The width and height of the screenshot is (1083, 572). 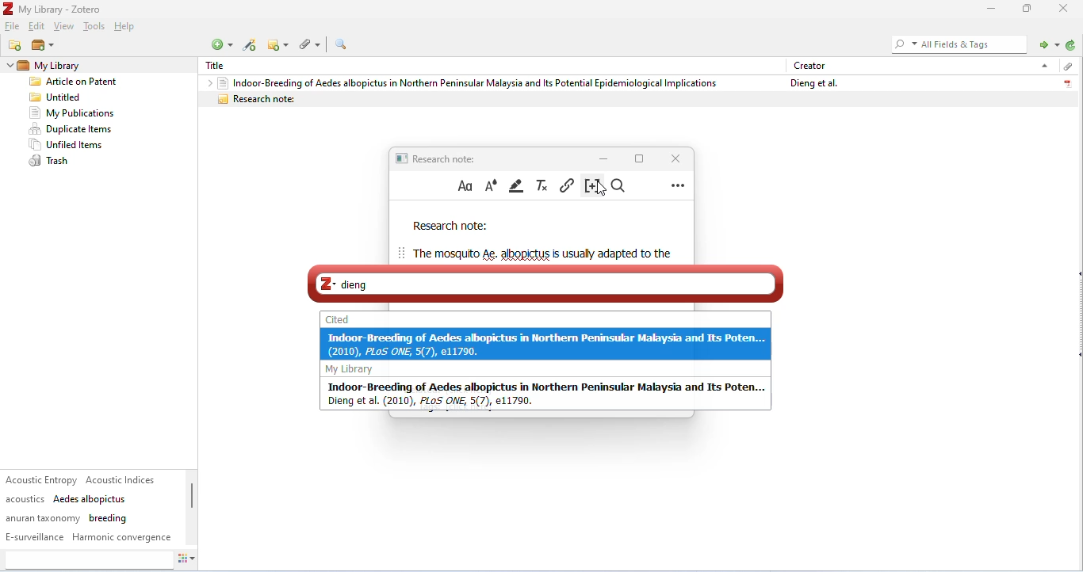 What do you see at coordinates (127, 28) in the screenshot?
I see `help` at bounding box center [127, 28].